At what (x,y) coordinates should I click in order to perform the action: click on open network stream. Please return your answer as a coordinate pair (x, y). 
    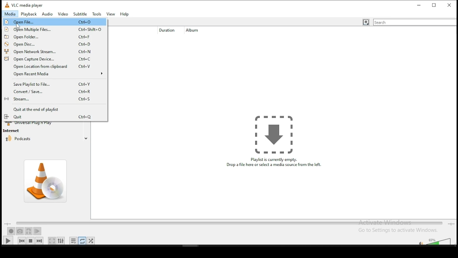
    Looking at the image, I should click on (56, 51).